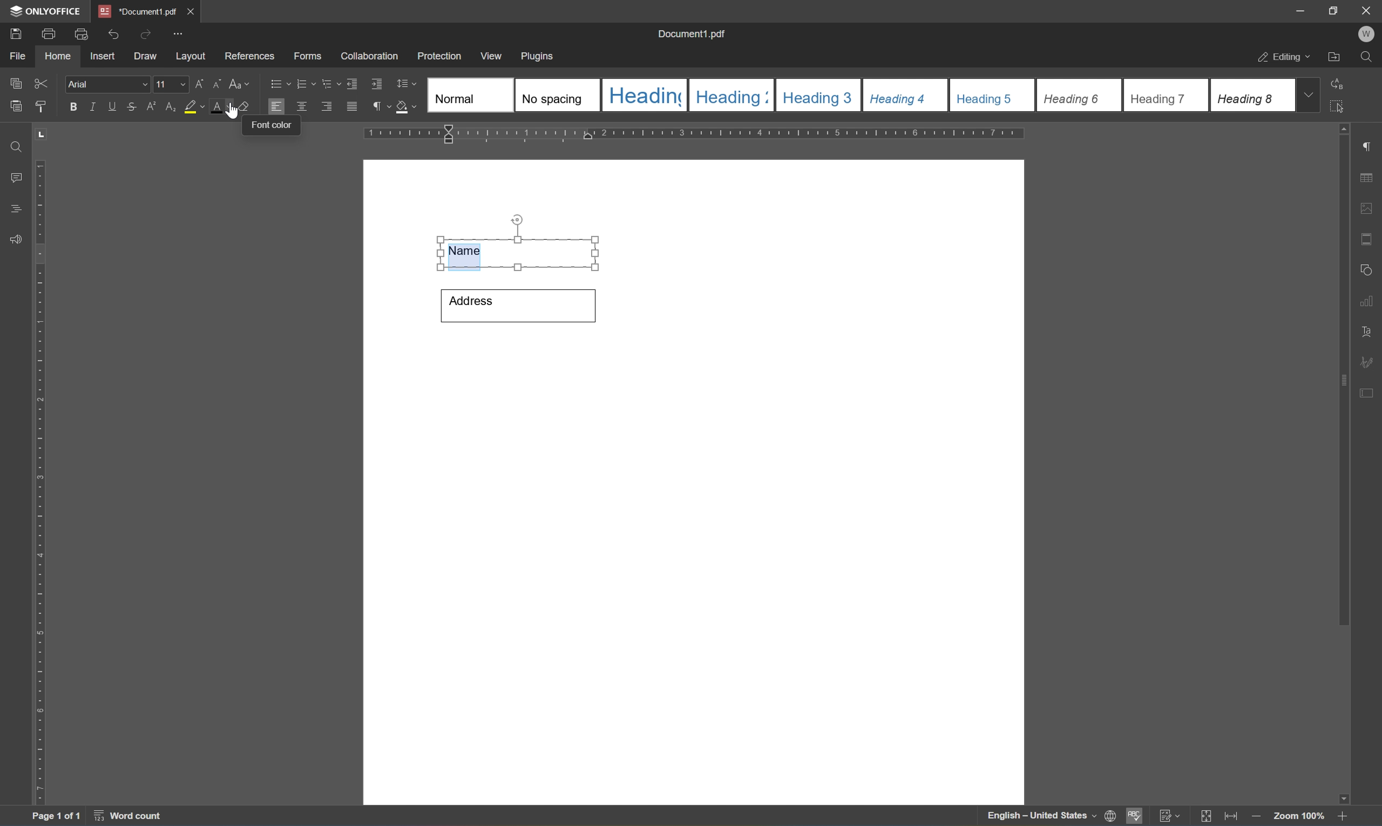  I want to click on form settings, so click(1369, 392).